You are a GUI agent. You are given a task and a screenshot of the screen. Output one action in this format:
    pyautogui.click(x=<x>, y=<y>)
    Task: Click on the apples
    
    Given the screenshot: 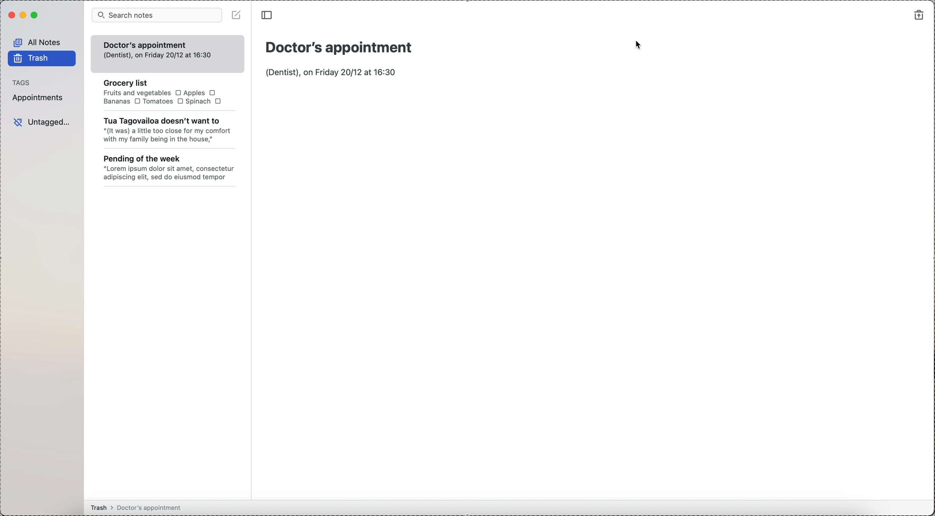 What is the action you would take?
    pyautogui.click(x=201, y=93)
    